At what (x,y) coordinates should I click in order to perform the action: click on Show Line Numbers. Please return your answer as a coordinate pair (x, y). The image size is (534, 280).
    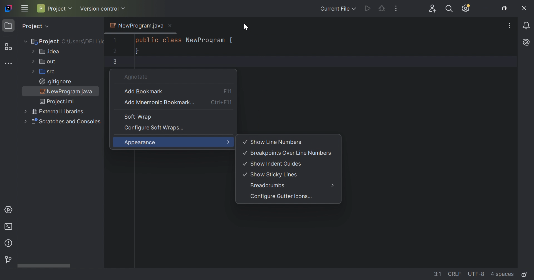
    Looking at the image, I should click on (273, 142).